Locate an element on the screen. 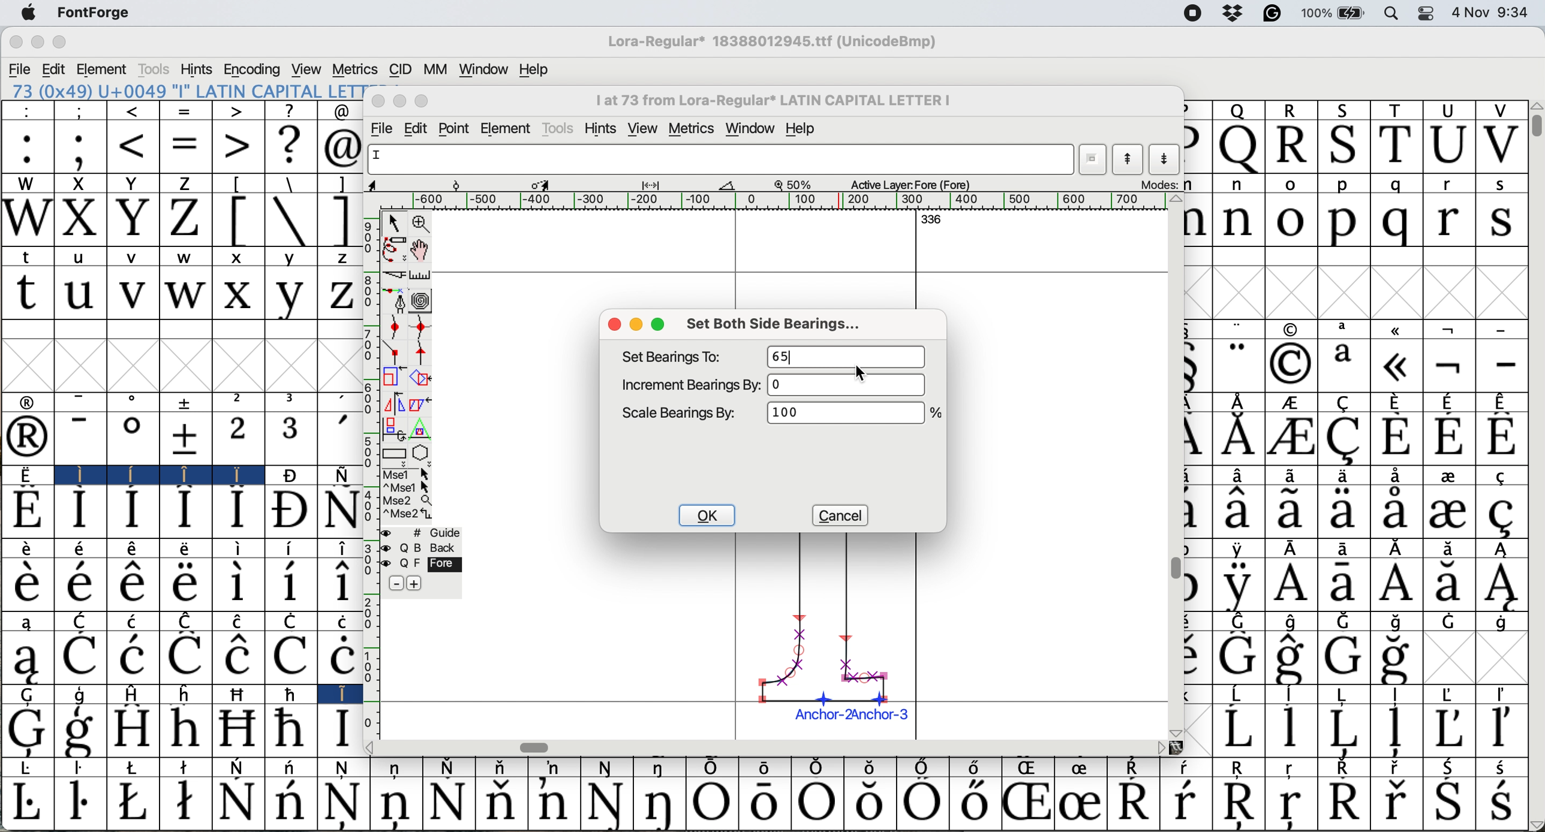 Image resolution: width=1545 pixels, height=832 pixels. Symbol is located at coordinates (1345, 585).